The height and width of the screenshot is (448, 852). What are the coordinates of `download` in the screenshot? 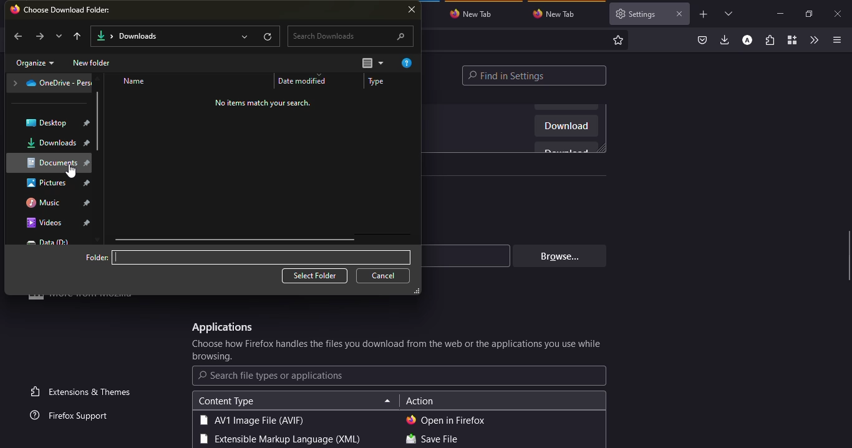 It's located at (566, 127).